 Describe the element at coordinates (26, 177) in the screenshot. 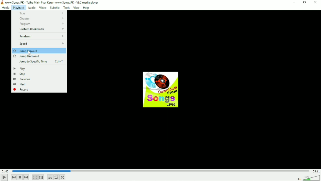

I see `Next` at that location.